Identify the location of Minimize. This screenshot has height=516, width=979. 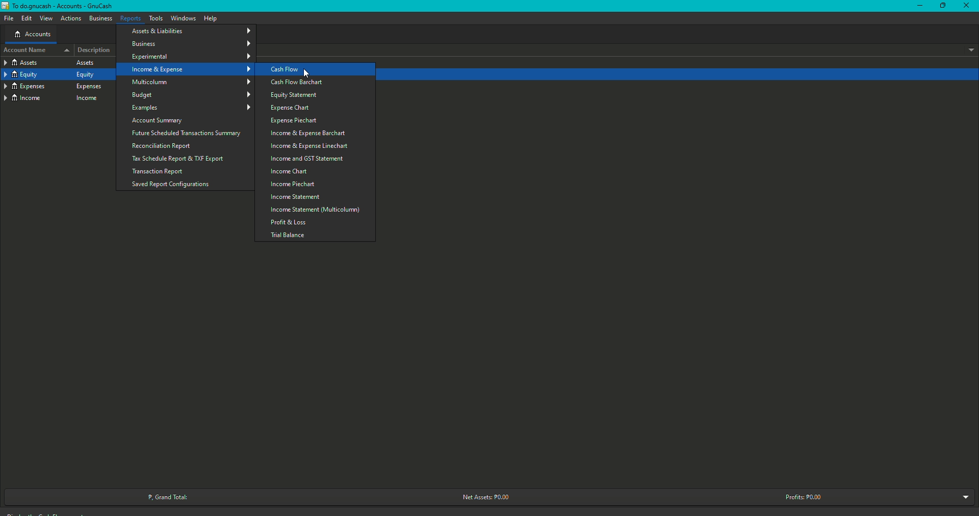
(941, 7).